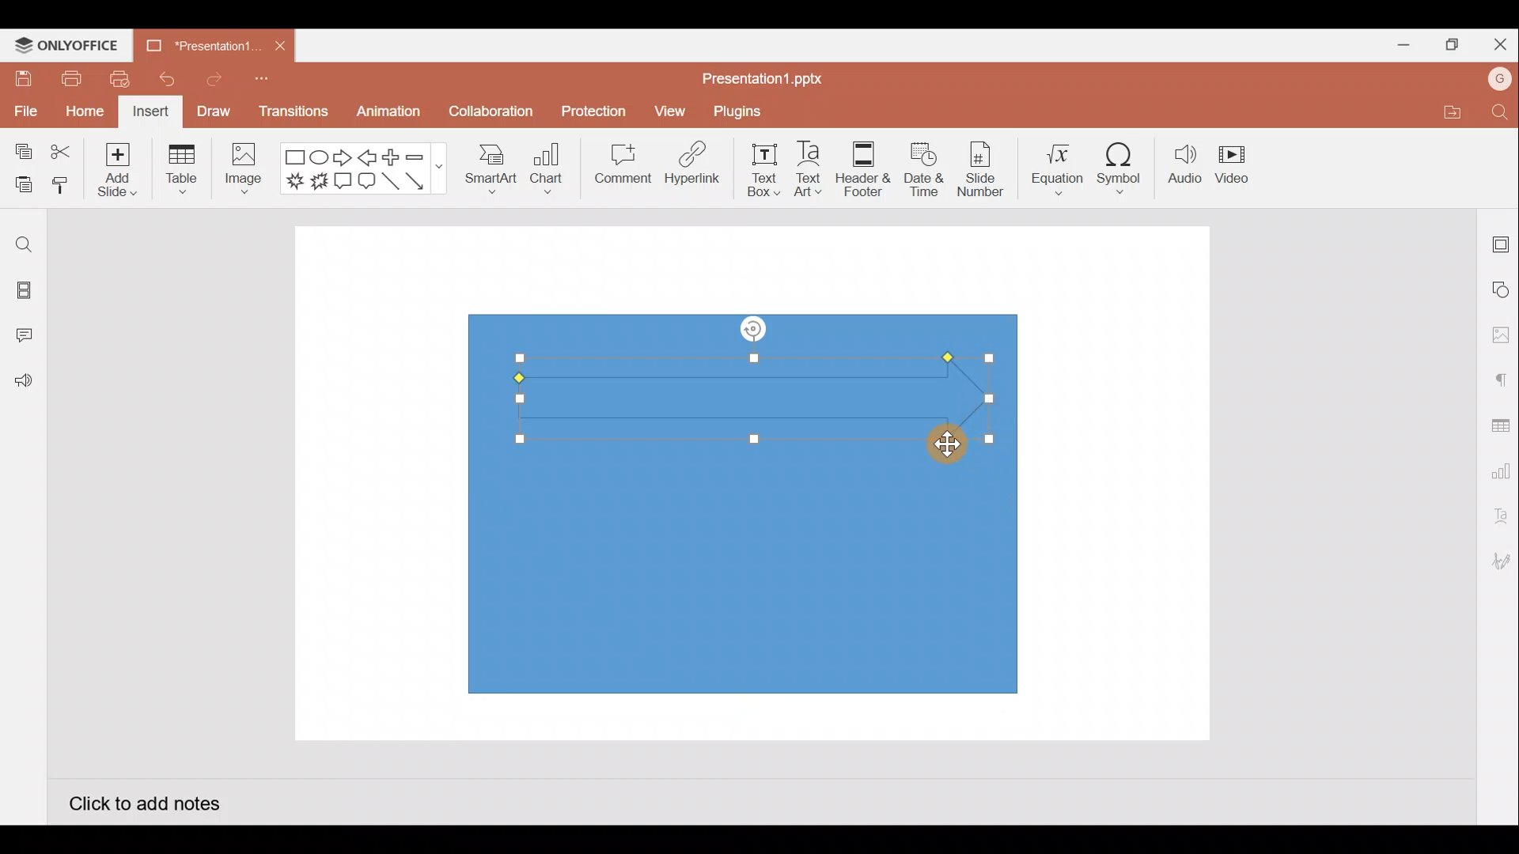  What do you see at coordinates (1501, 335) in the screenshot?
I see `Image settings` at bounding box center [1501, 335].